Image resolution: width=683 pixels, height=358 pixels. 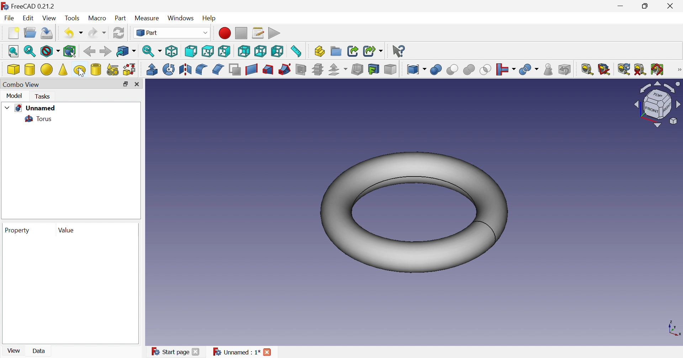 I want to click on Left, so click(x=278, y=51).